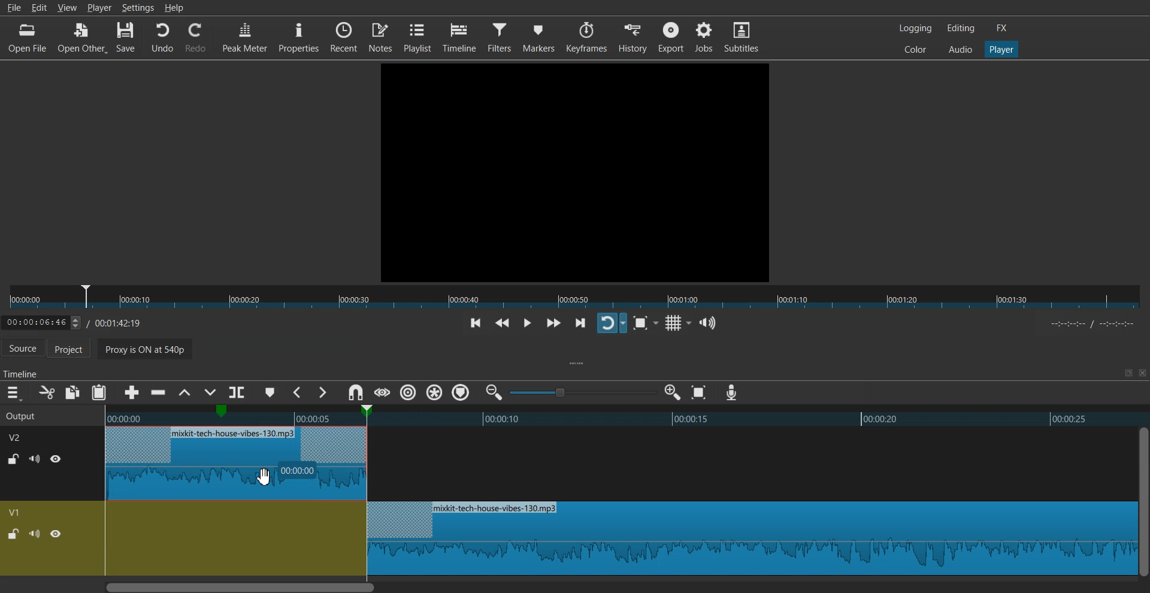 This screenshot has height=593, width=1150. Describe the element at coordinates (1128, 373) in the screenshot. I see `Maximize` at that location.